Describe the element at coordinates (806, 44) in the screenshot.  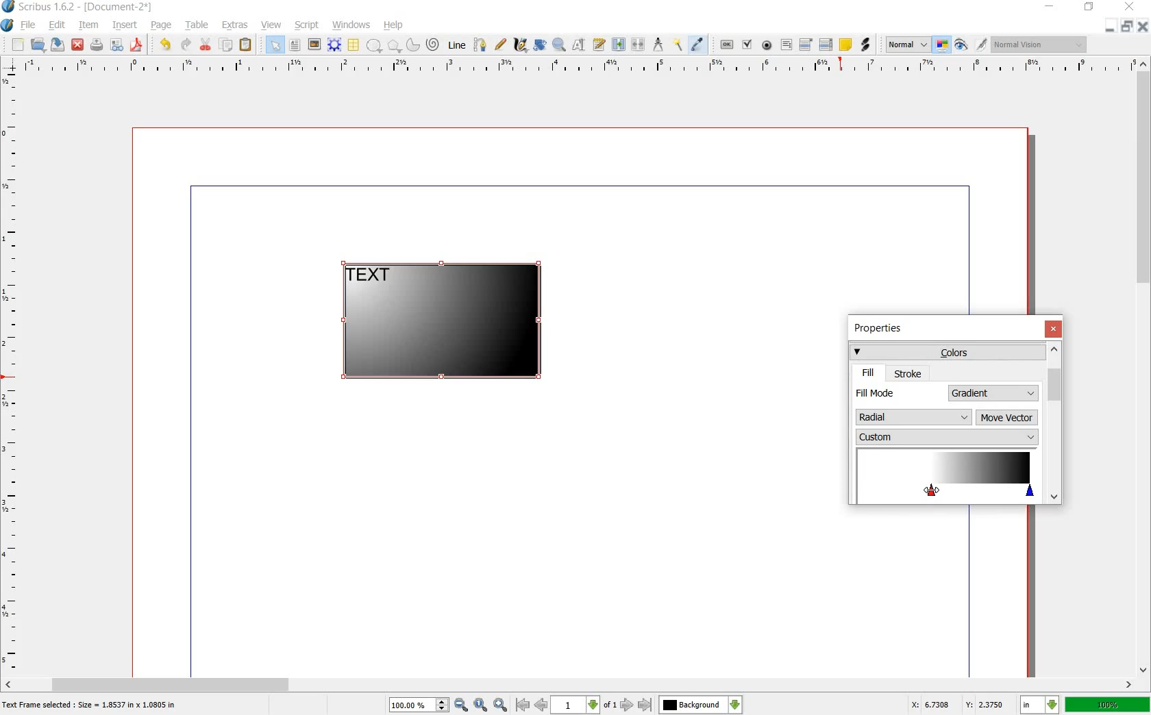
I see `pdf combo box` at that location.